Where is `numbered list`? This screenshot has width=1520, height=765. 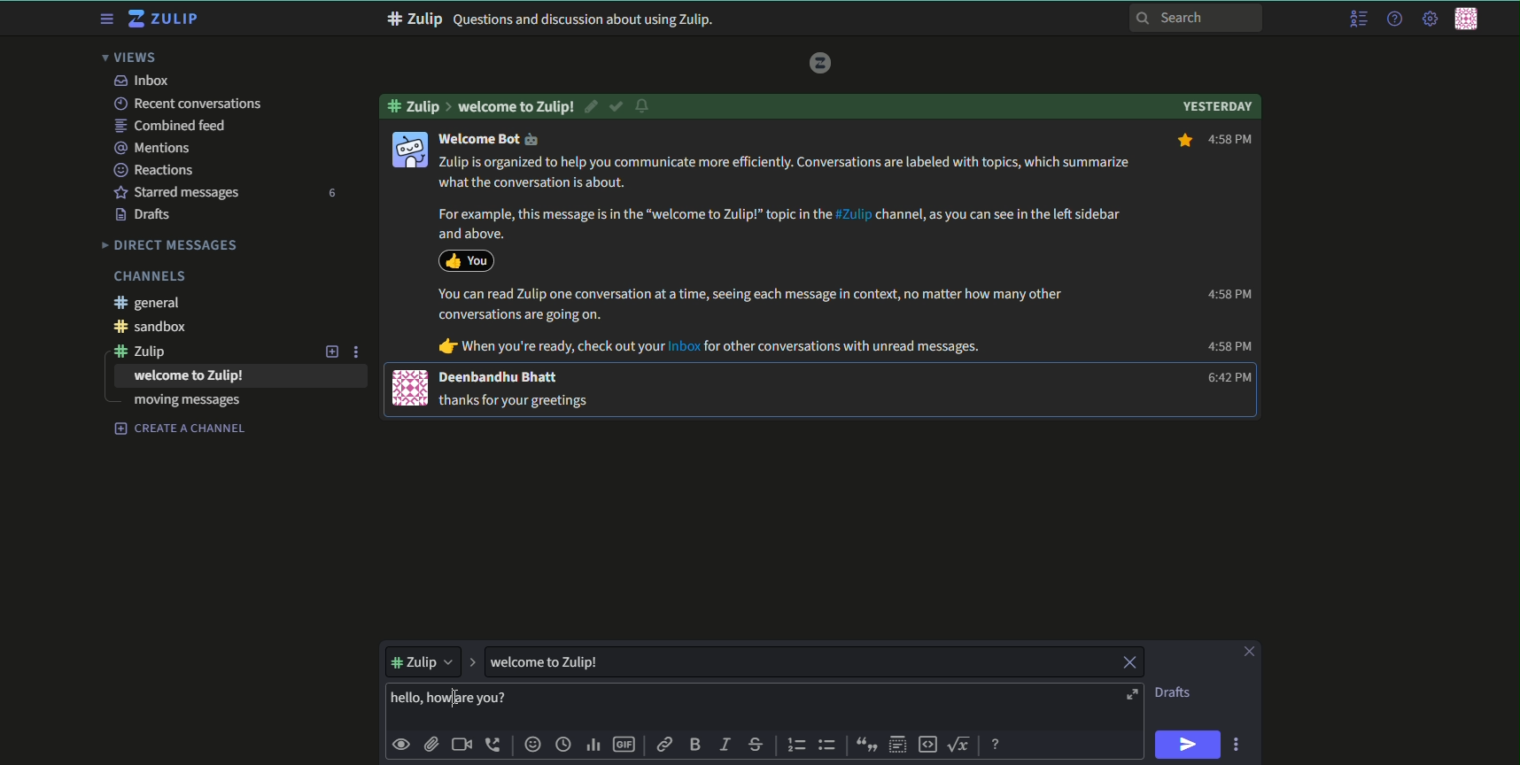
numbered list is located at coordinates (797, 745).